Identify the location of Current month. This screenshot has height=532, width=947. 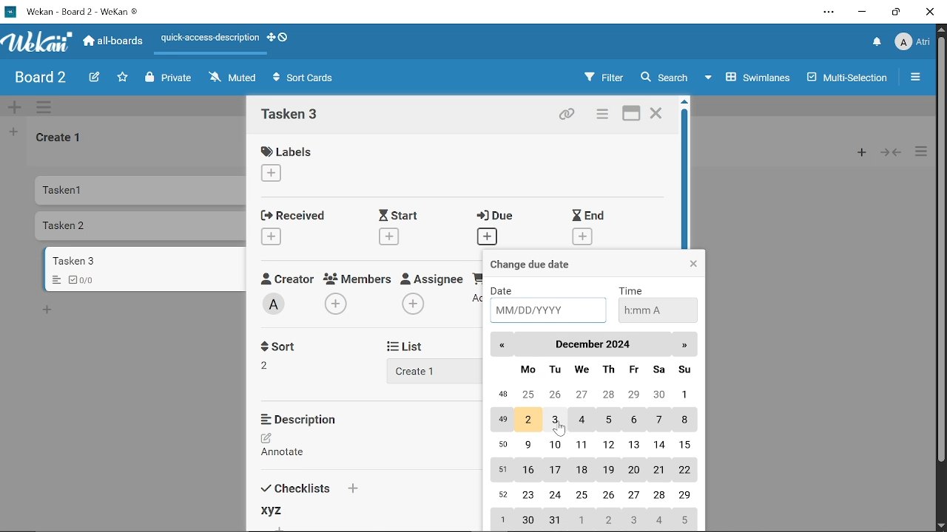
(592, 345).